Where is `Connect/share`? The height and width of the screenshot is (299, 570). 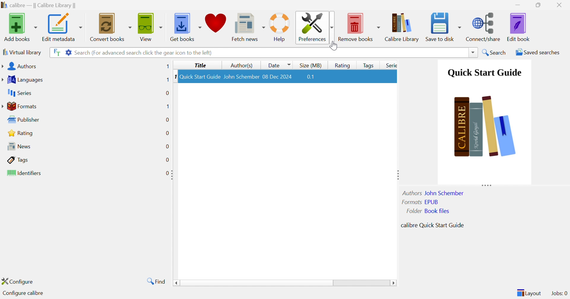 Connect/share is located at coordinates (484, 26).